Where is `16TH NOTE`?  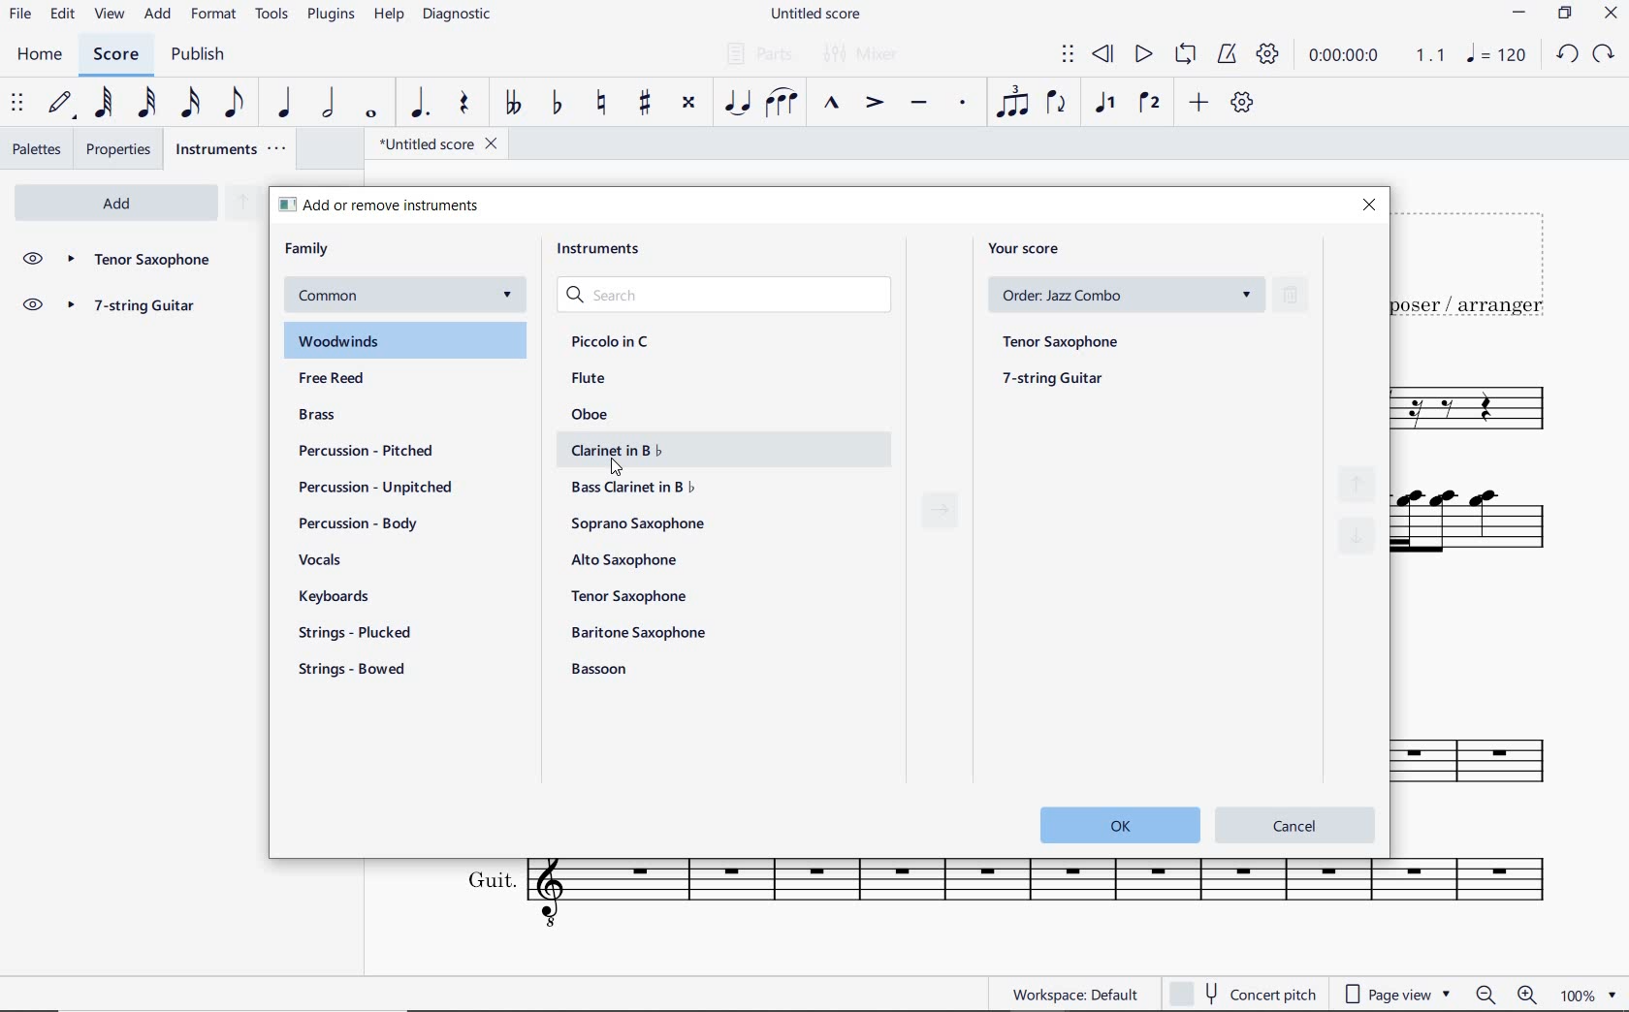 16TH NOTE is located at coordinates (192, 102).